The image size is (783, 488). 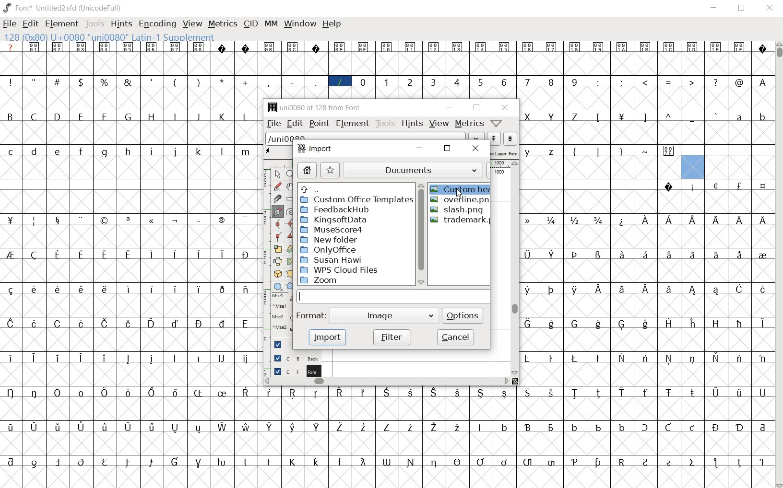 What do you see at coordinates (551, 221) in the screenshot?
I see `glyph` at bounding box center [551, 221].